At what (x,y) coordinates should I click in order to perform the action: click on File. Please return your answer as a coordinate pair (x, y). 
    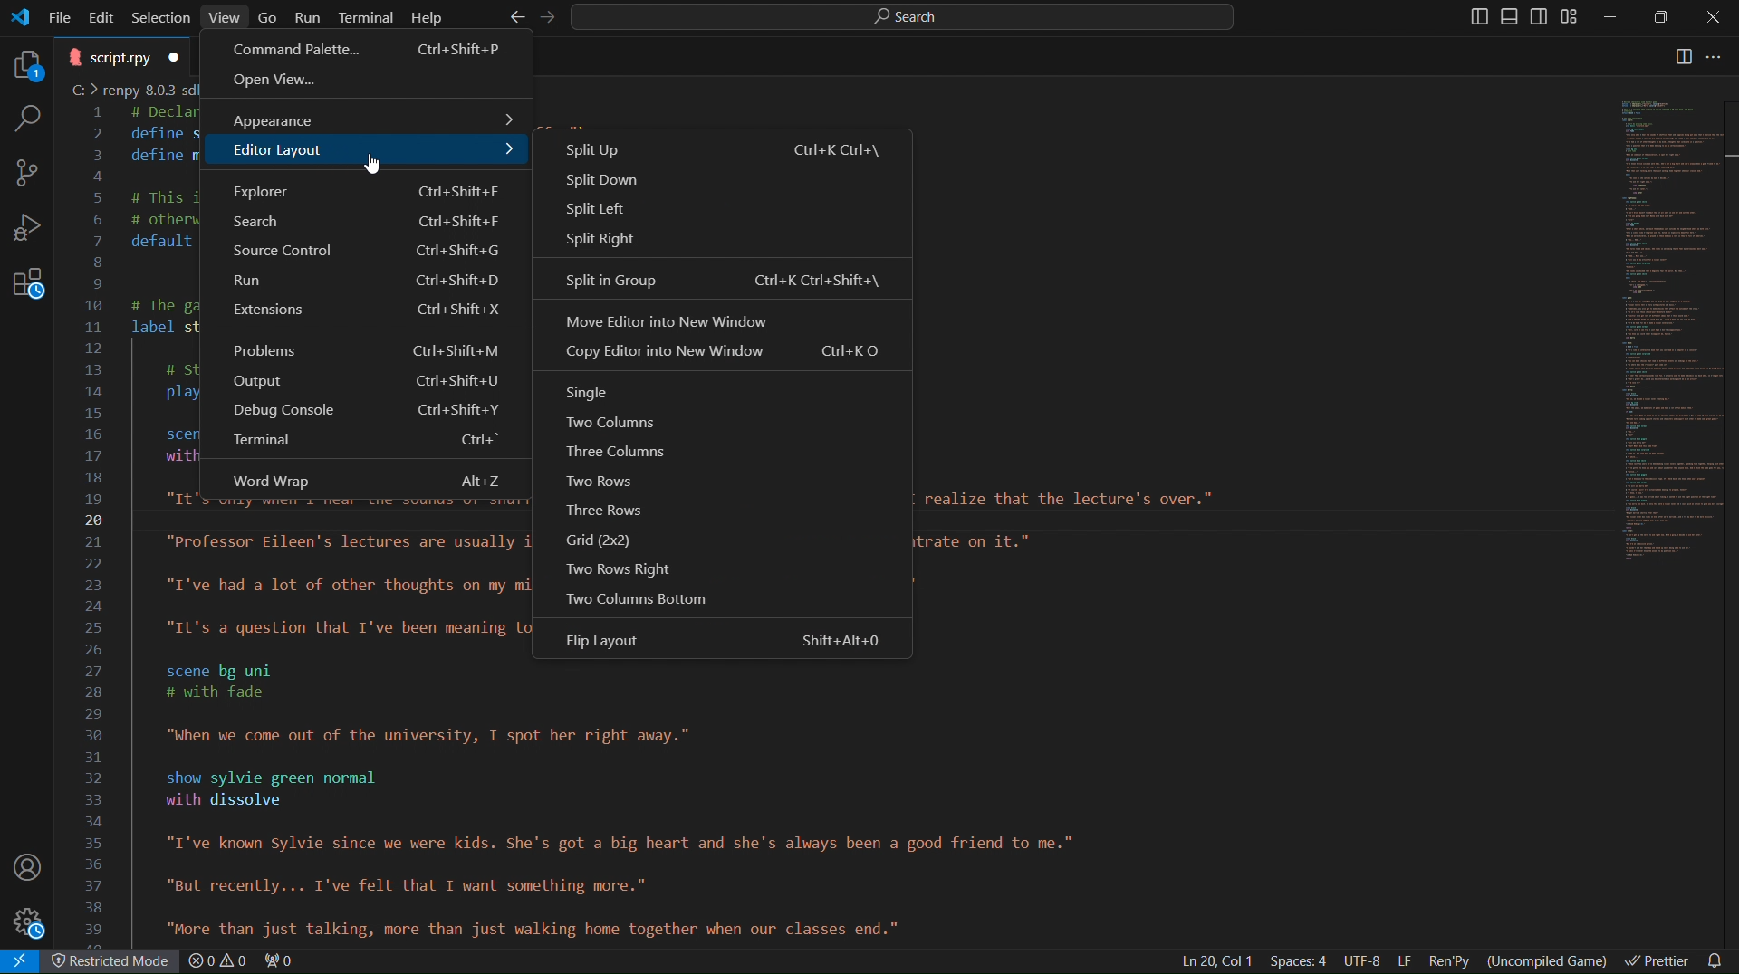
    Looking at the image, I should click on (62, 15).